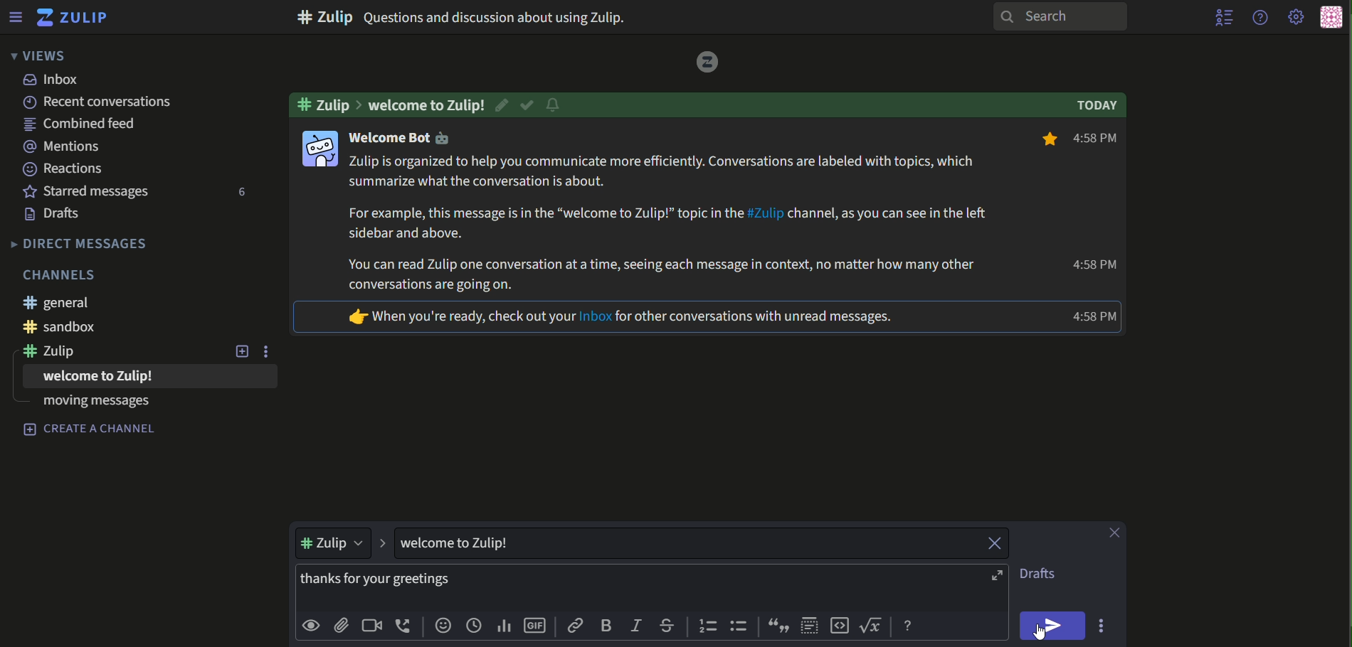  I want to click on text, so click(58, 215).